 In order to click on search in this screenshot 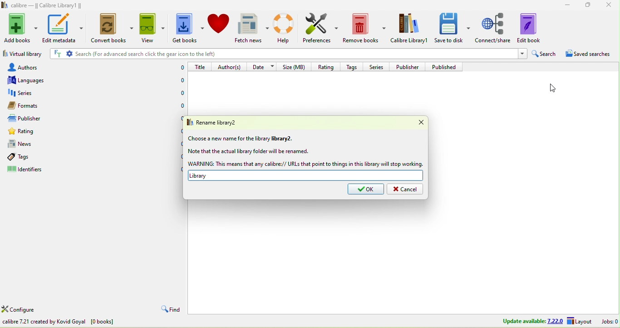, I will do `click(545, 54)`.